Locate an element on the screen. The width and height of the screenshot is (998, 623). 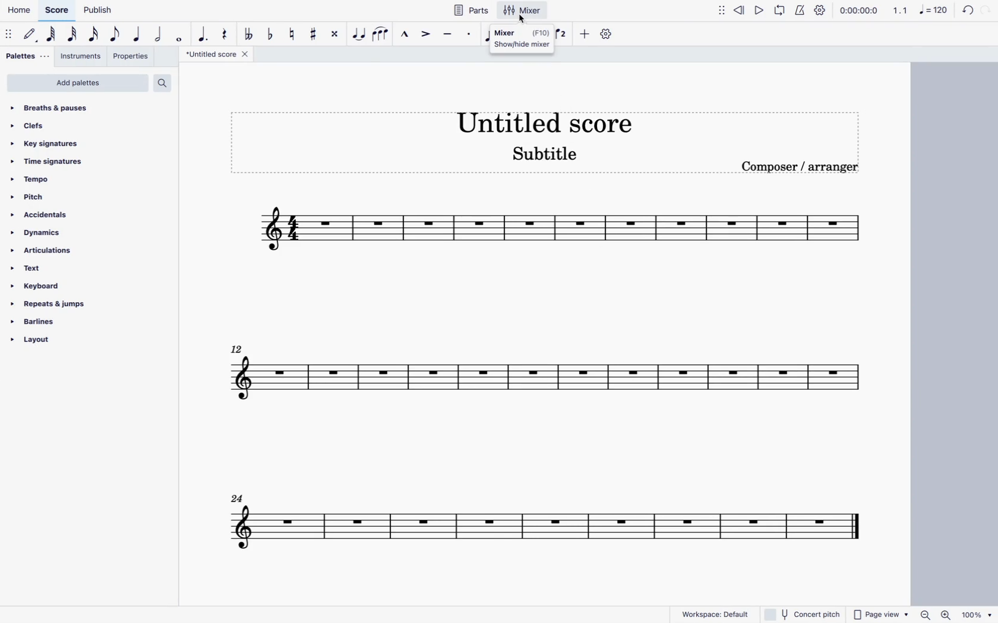
layout is located at coordinates (45, 344).